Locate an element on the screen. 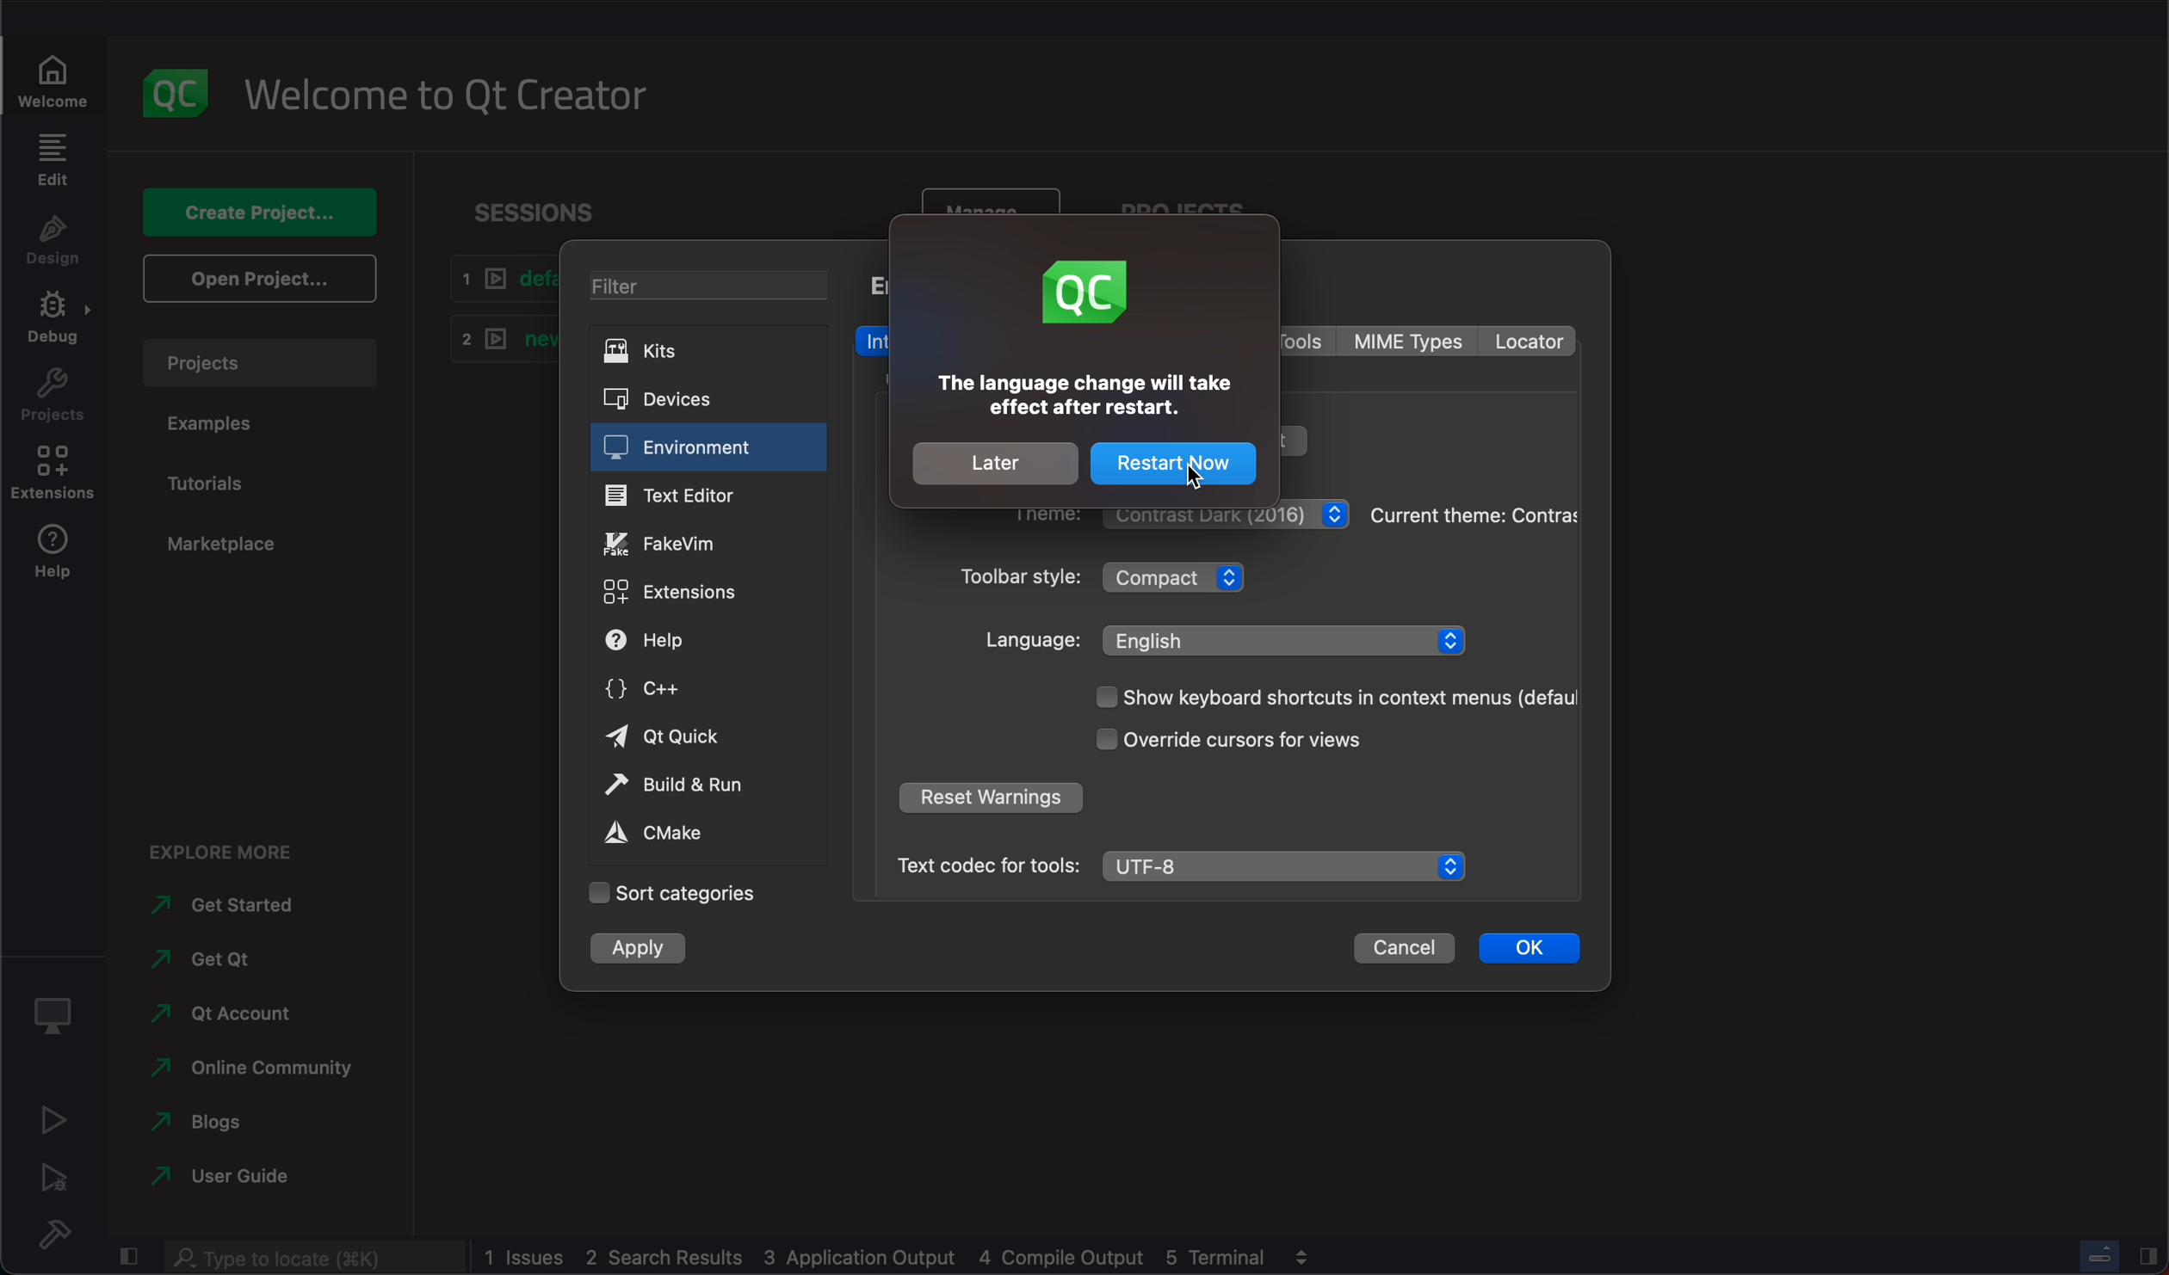 The image size is (2169, 1275). locator is located at coordinates (1531, 340).